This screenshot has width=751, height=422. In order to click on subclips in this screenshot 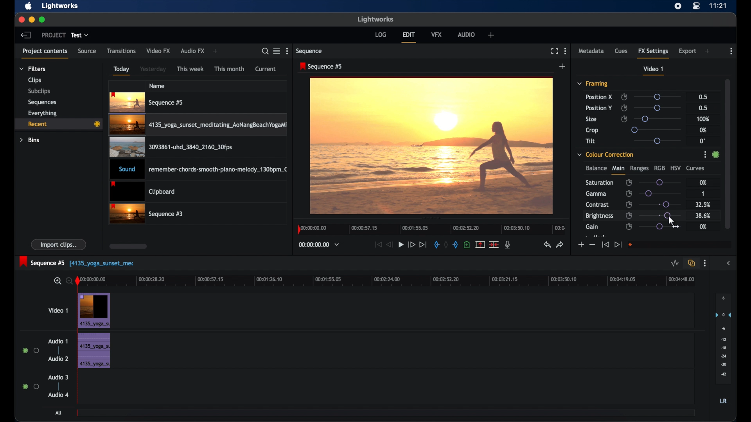, I will do `click(40, 91)`.